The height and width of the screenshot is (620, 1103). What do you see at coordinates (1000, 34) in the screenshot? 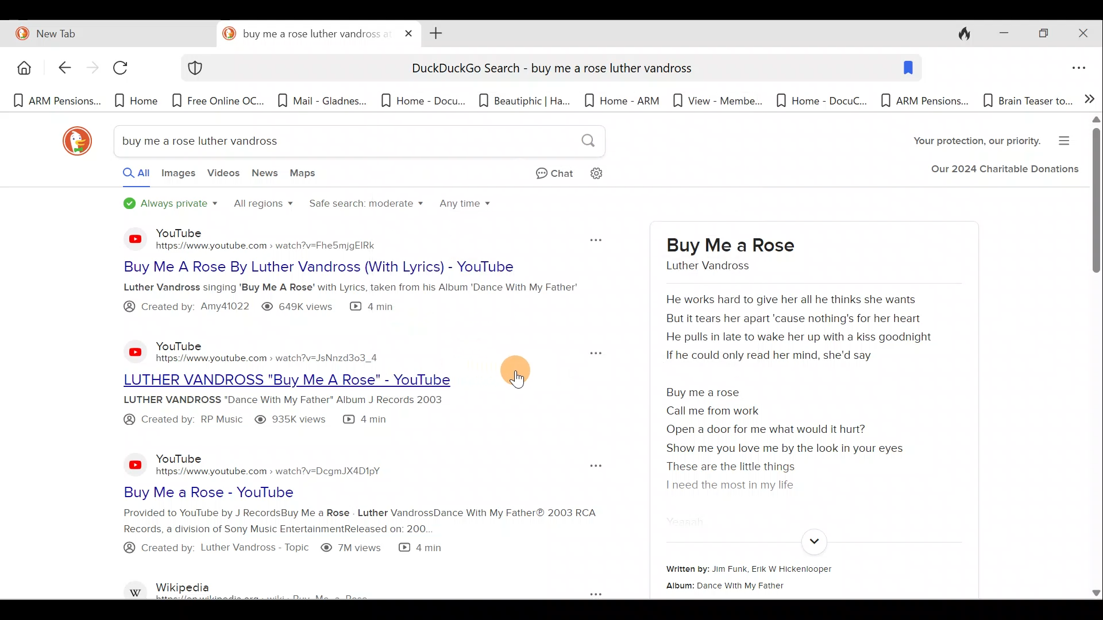
I see `Minimize` at bounding box center [1000, 34].